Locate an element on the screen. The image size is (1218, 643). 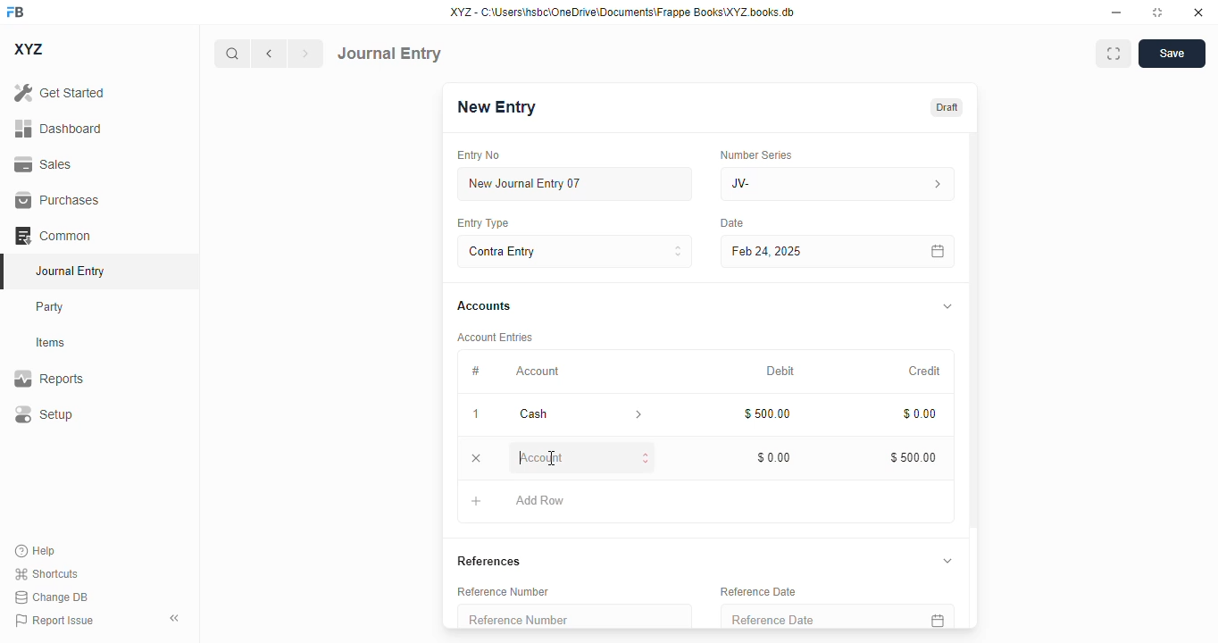
accounts is located at coordinates (484, 307).